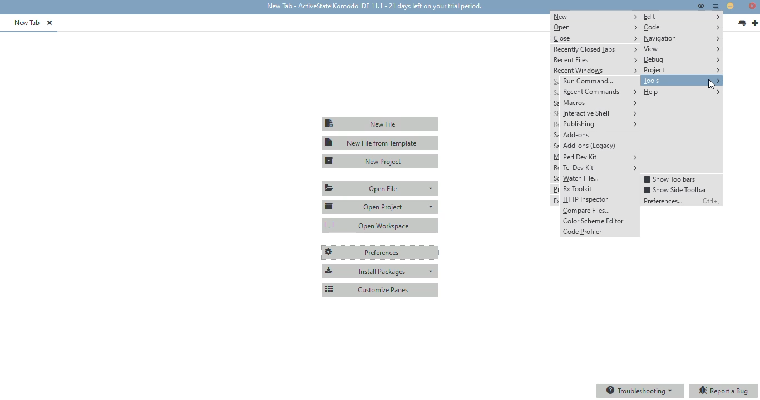 The image size is (760, 400). What do you see at coordinates (380, 271) in the screenshot?
I see `install packages` at bounding box center [380, 271].